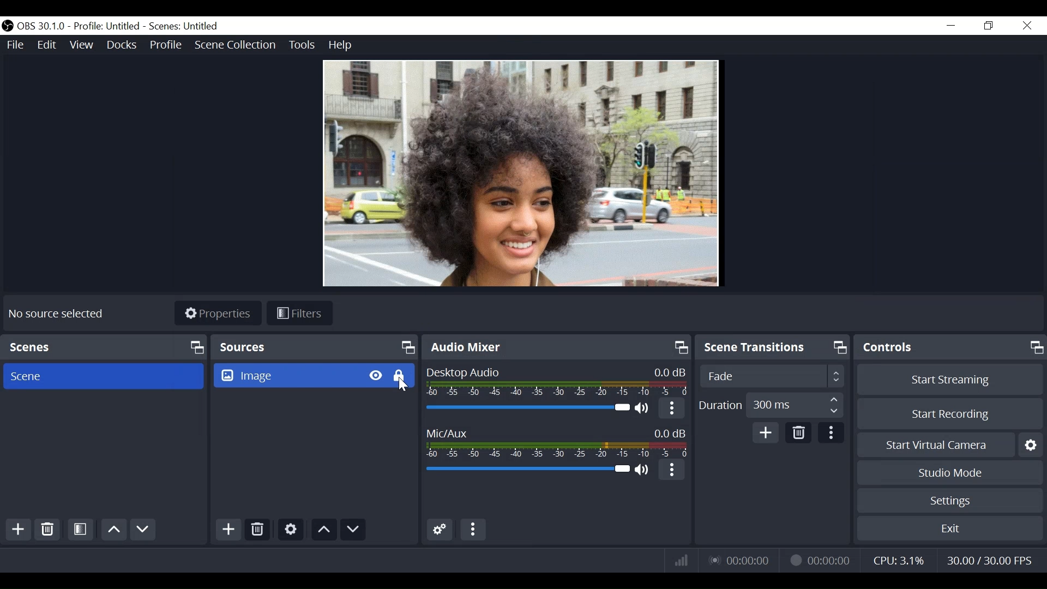 Image resolution: width=1047 pixels, height=589 pixels. I want to click on Tools, so click(303, 45).